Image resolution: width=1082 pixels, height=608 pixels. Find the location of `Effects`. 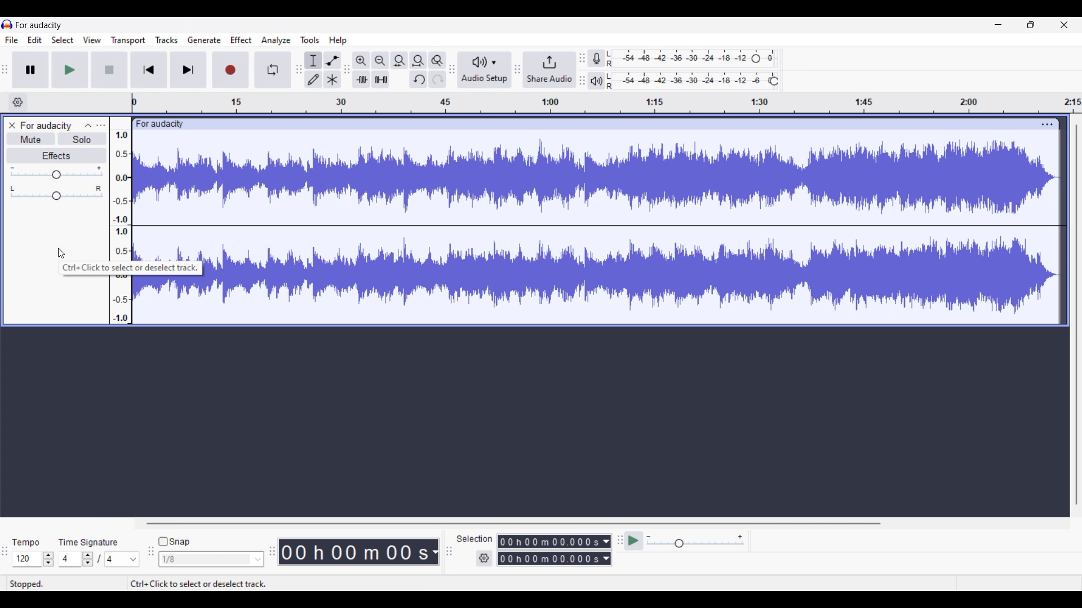

Effects is located at coordinates (56, 156).